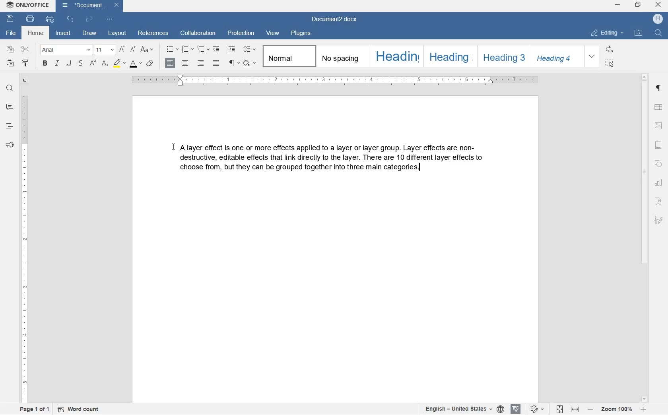  I want to click on save, so click(10, 19).